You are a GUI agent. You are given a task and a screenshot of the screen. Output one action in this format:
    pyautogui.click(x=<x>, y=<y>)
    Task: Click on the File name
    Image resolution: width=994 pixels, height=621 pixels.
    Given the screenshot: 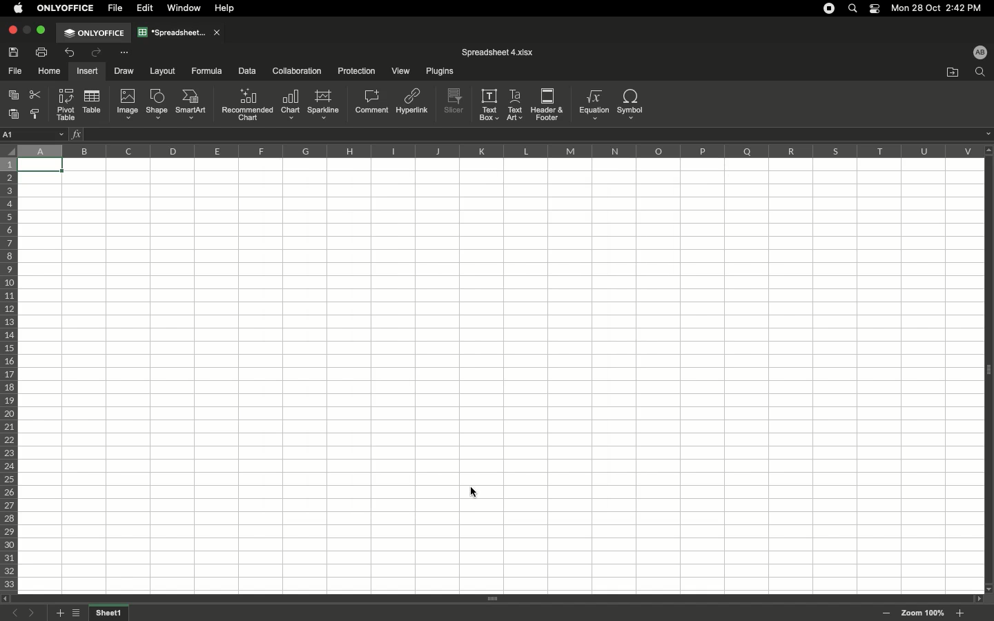 What is the action you would take?
    pyautogui.click(x=498, y=52)
    